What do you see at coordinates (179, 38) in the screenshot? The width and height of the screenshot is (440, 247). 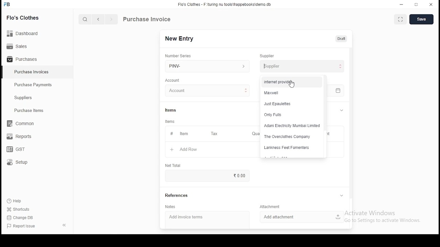 I see `new entry` at bounding box center [179, 38].